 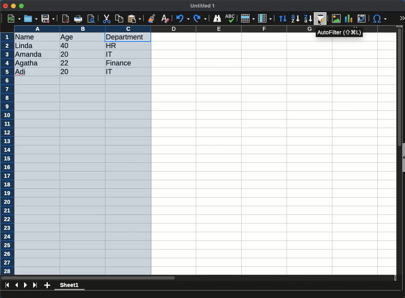 I want to click on special character, so click(x=379, y=19).